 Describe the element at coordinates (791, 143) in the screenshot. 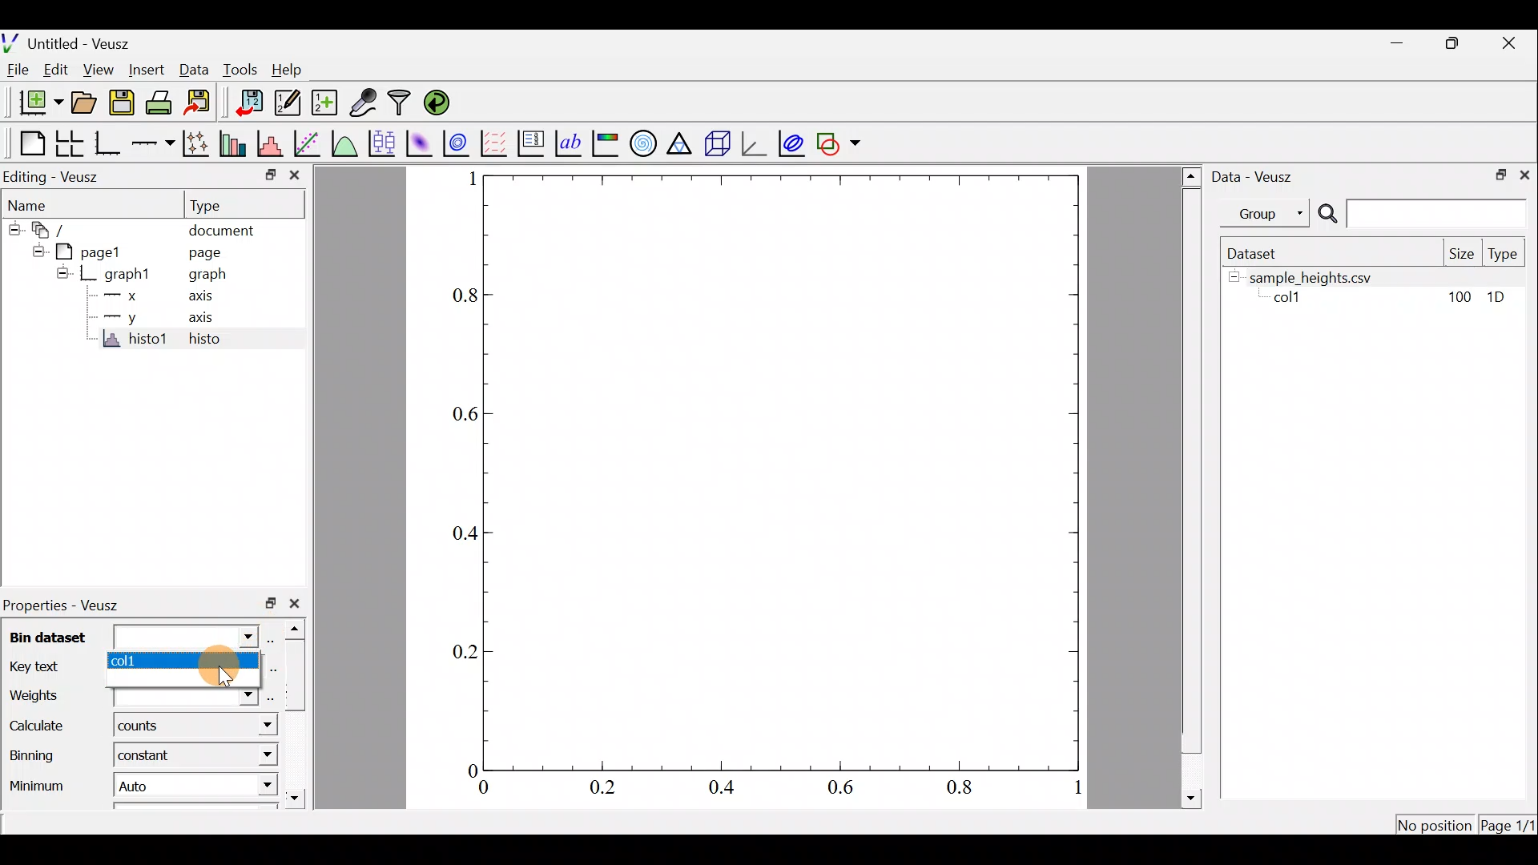

I see `plot covariance ellipses` at that location.